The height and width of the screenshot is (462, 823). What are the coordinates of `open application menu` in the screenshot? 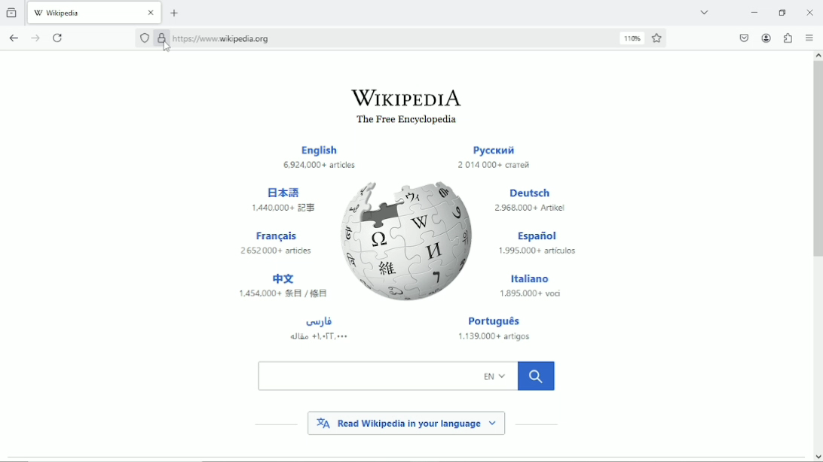 It's located at (809, 38).